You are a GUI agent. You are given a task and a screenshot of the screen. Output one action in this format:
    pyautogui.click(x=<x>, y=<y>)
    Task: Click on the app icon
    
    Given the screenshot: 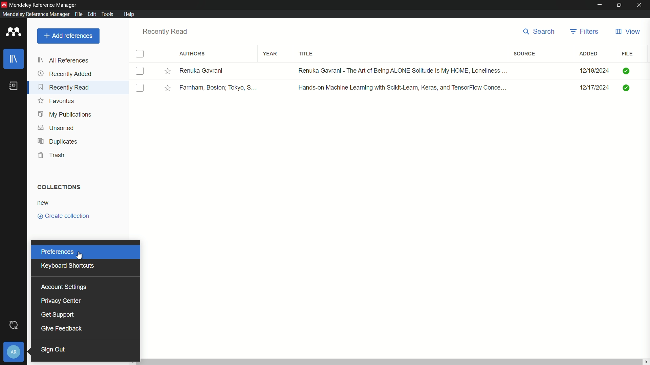 What is the action you would take?
    pyautogui.click(x=4, y=5)
    